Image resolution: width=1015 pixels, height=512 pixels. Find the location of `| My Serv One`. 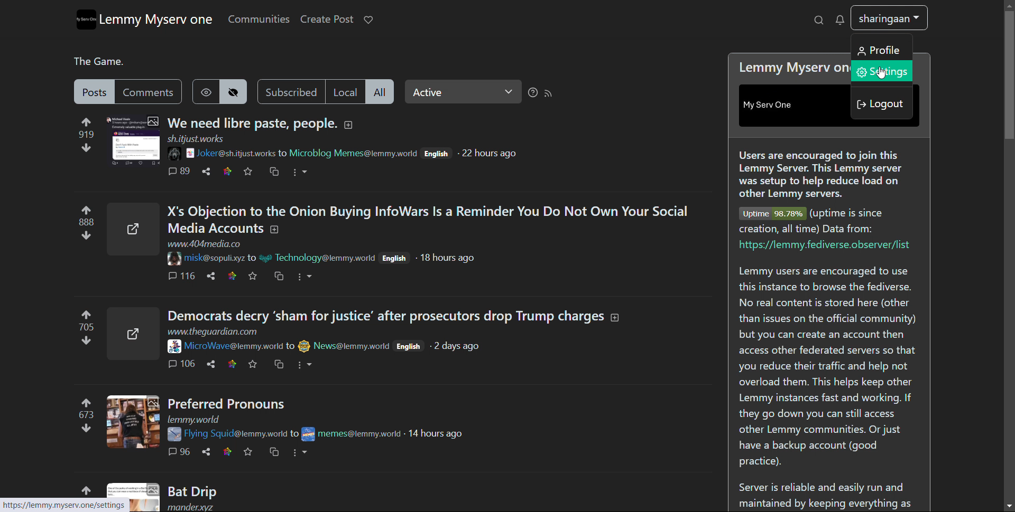

| My Serv One is located at coordinates (774, 105).